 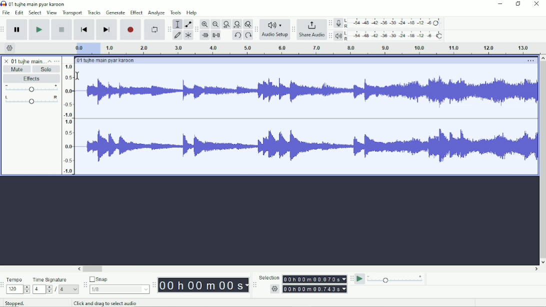 I want to click on Generate, so click(x=115, y=12).